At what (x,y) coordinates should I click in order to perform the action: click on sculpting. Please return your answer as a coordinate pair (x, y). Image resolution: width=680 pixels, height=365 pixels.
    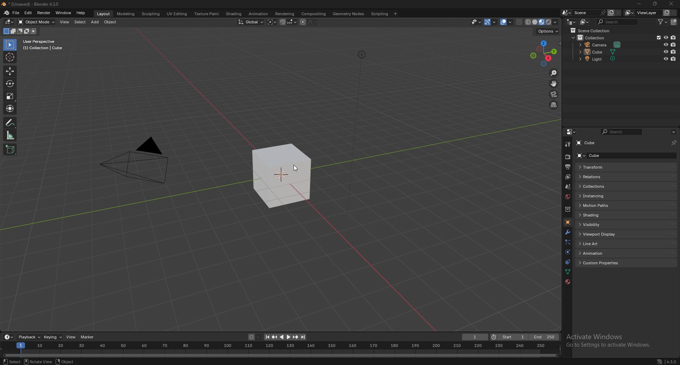
    Looking at the image, I should click on (151, 14).